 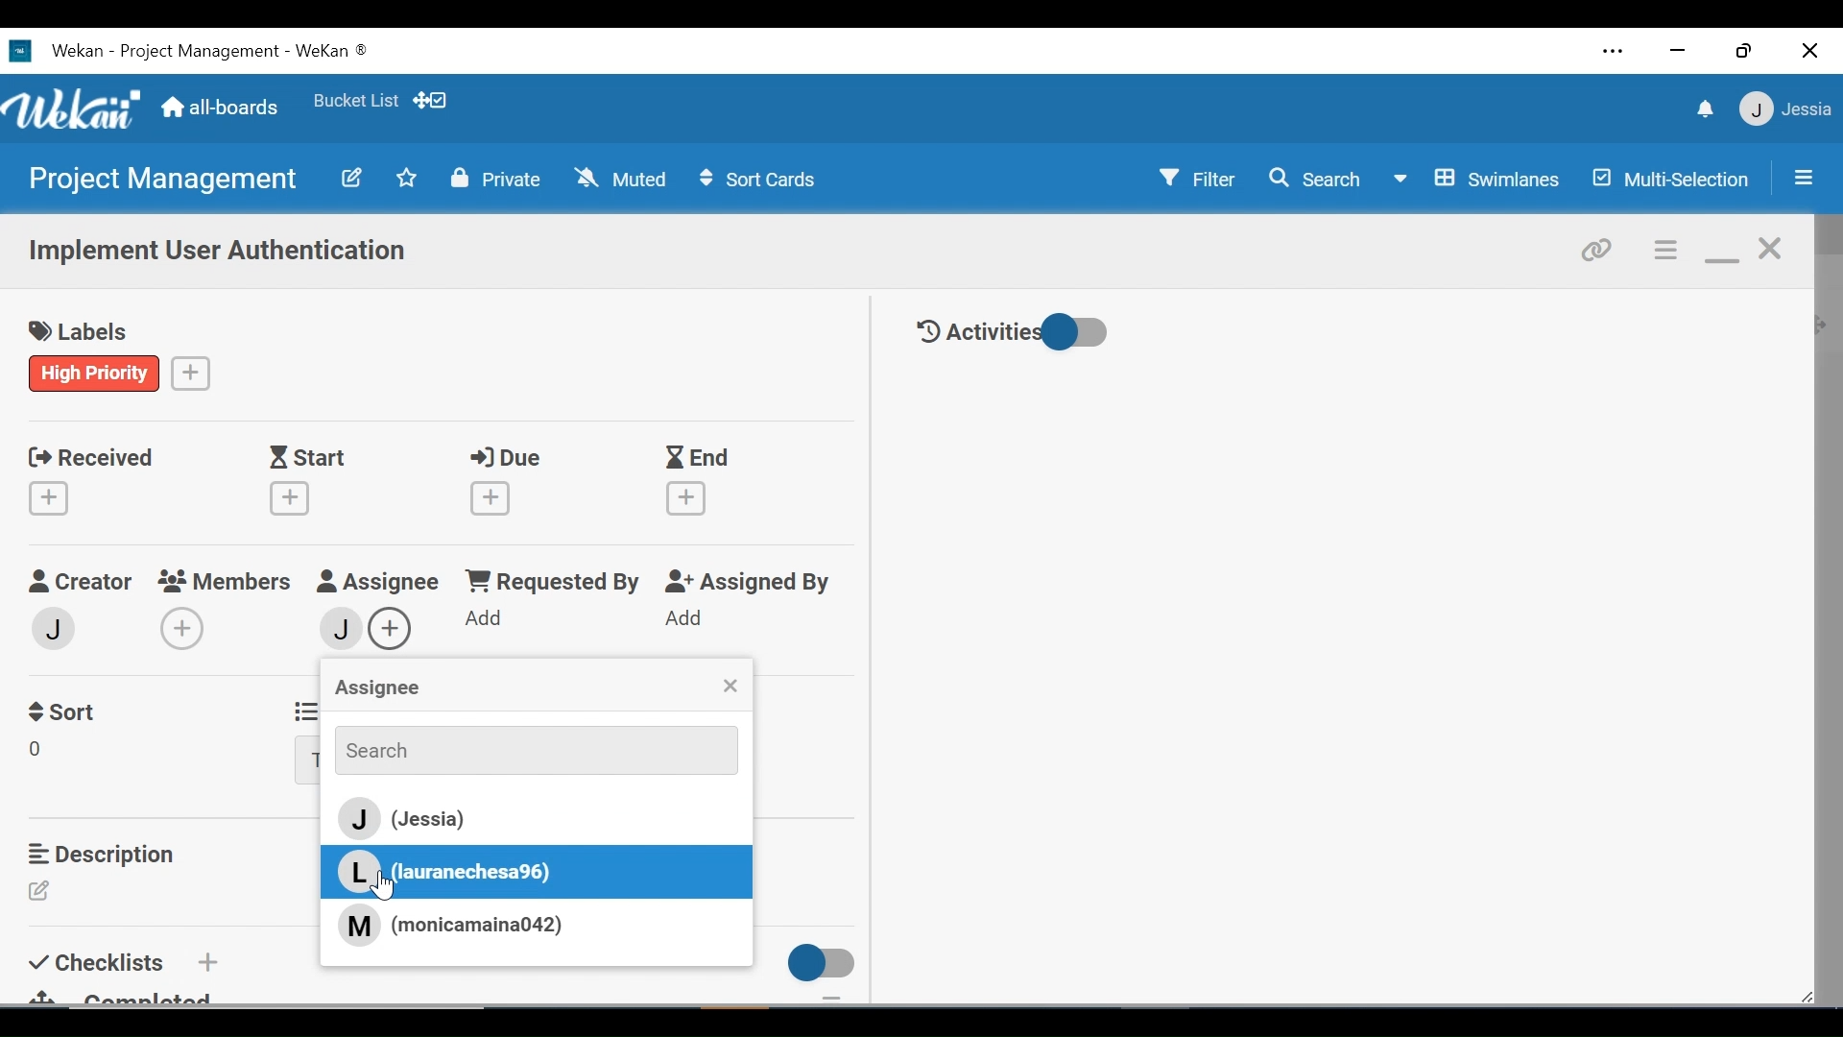 I want to click on jessia, so click(x=338, y=627).